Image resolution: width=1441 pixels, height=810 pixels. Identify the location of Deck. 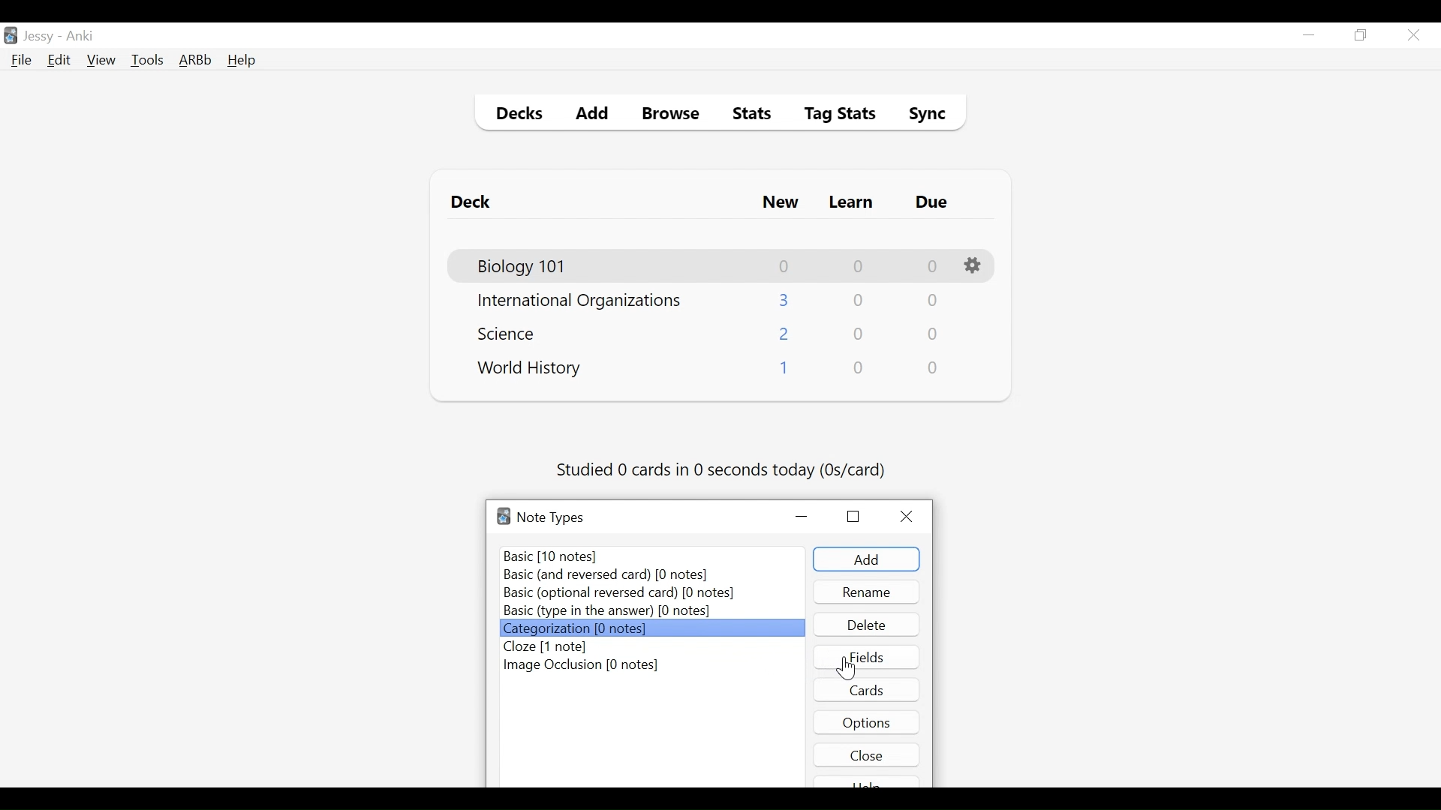
(474, 202).